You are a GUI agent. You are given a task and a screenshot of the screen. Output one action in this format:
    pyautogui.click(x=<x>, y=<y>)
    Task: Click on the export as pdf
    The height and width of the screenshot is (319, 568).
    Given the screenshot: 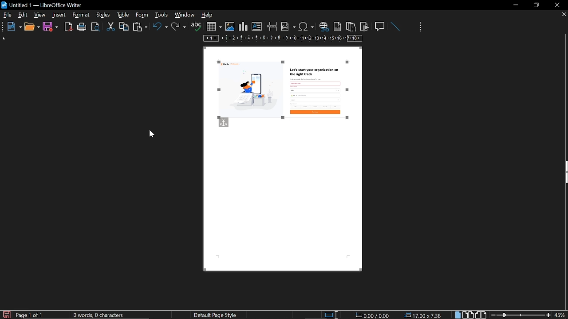 What is the action you would take?
    pyautogui.click(x=69, y=27)
    